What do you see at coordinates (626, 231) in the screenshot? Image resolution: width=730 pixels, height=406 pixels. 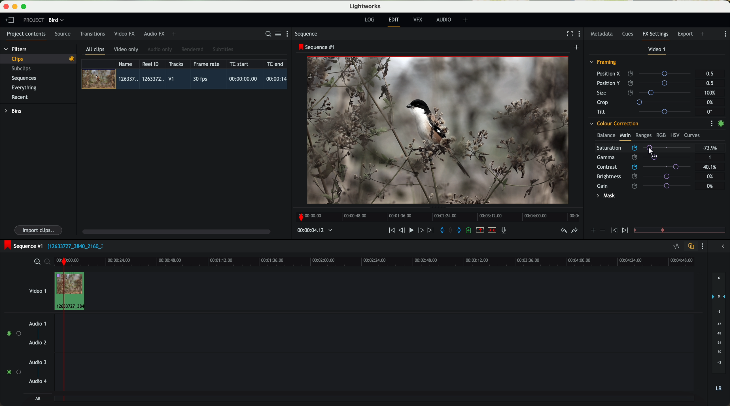 I see `icon` at bounding box center [626, 231].